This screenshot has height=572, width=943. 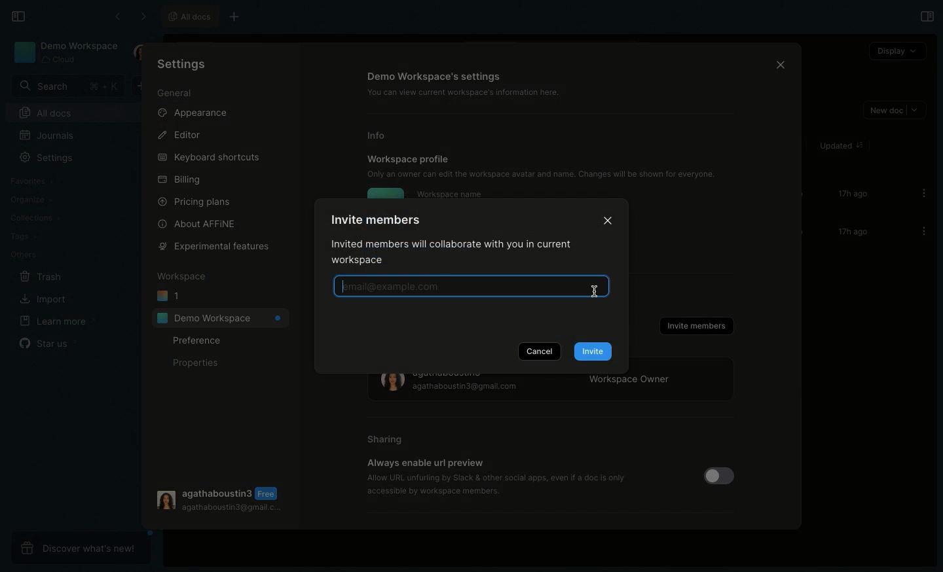 What do you see at coordinates (240, 16) in the screenshot?
I see `New tab` at bounding box center [240, 16].